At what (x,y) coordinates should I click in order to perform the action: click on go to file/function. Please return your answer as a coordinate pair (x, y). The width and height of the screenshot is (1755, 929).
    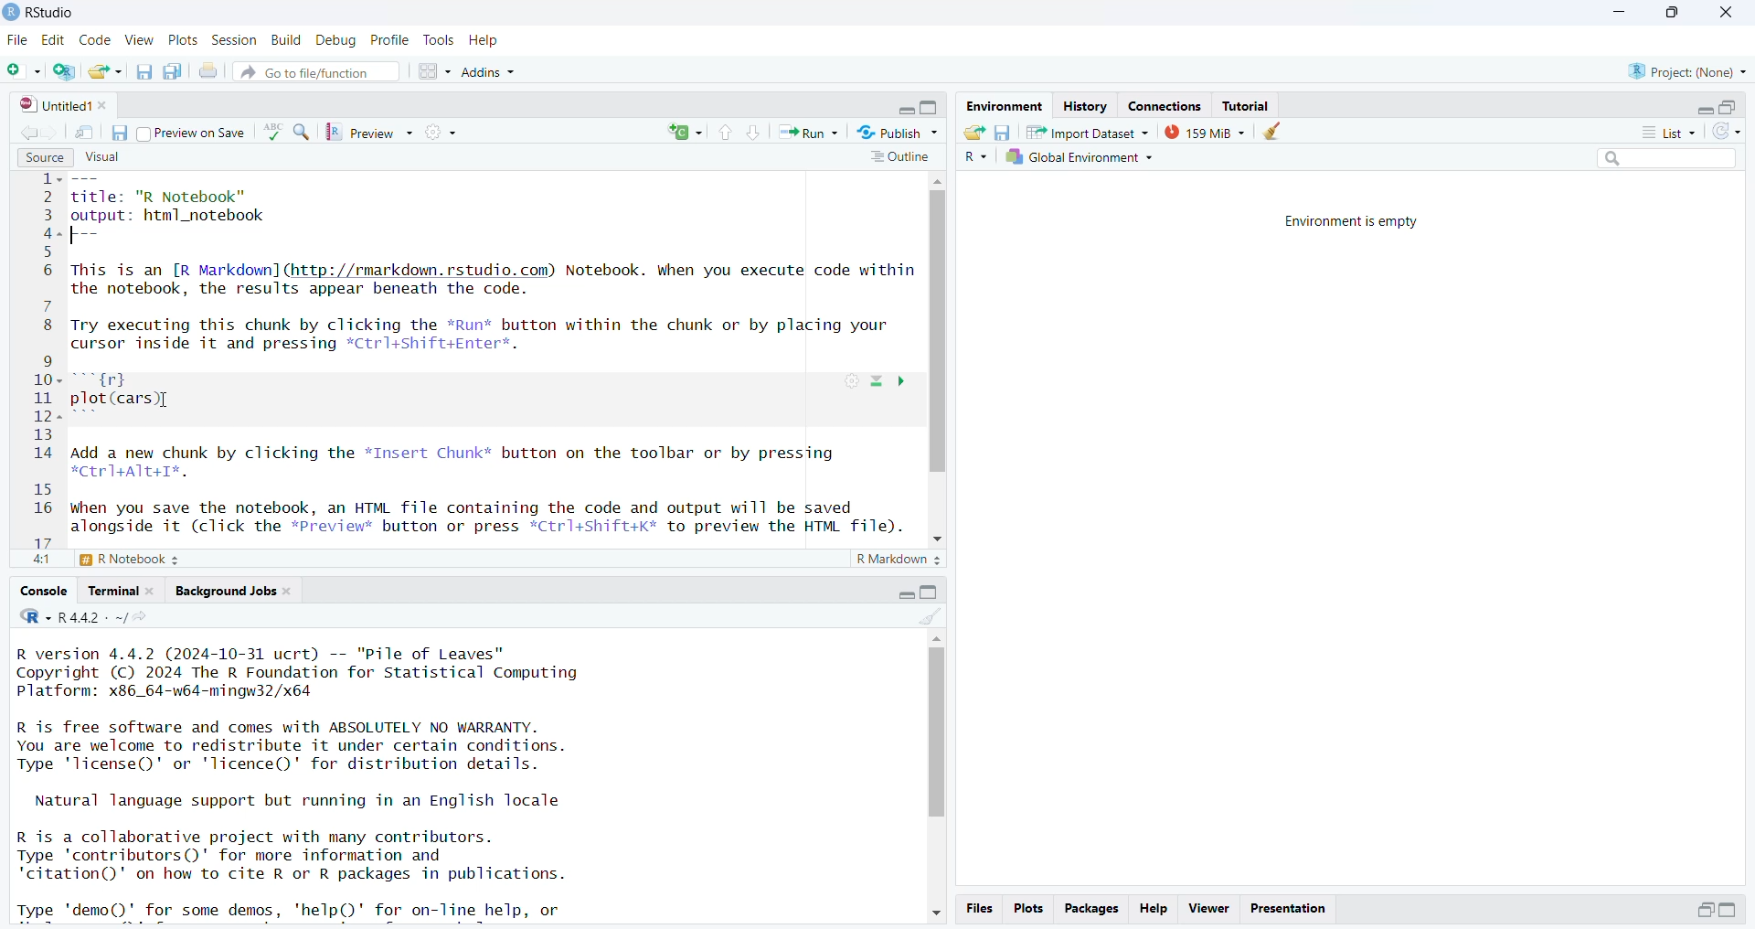
    Looking at the image, I should click on (316, 70).